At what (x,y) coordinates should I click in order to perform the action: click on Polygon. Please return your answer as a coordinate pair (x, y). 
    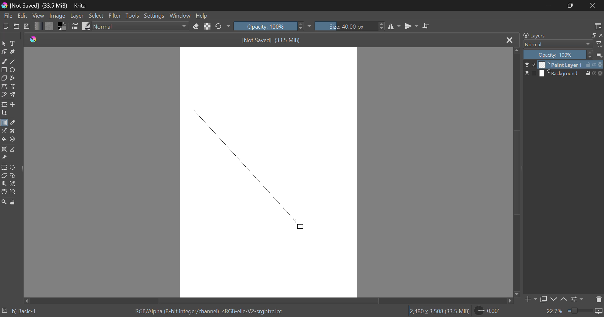
    Looking at the image, I should click on (4, 78).